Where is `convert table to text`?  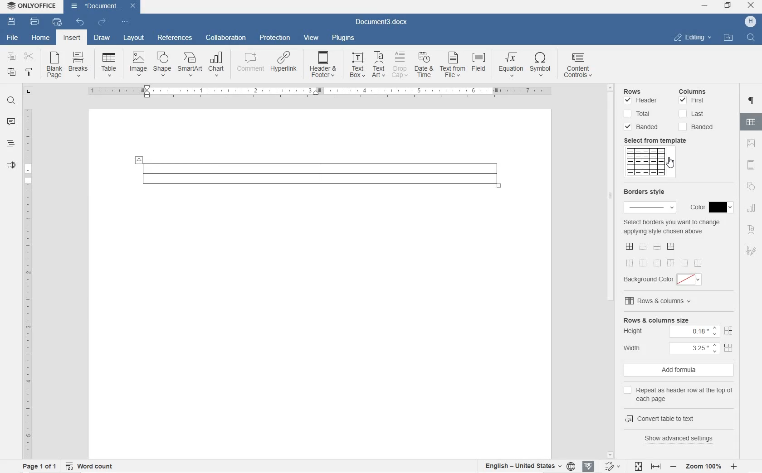 convert table to text is located at coordinates (678, 417).